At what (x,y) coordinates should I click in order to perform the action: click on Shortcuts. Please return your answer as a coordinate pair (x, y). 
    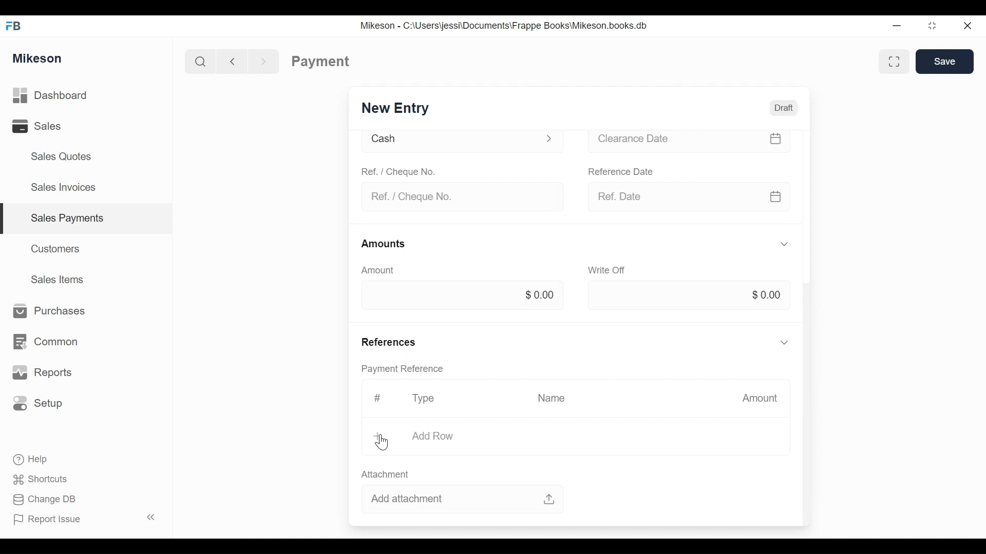
    Looking at the image, I should click on (45, 477).